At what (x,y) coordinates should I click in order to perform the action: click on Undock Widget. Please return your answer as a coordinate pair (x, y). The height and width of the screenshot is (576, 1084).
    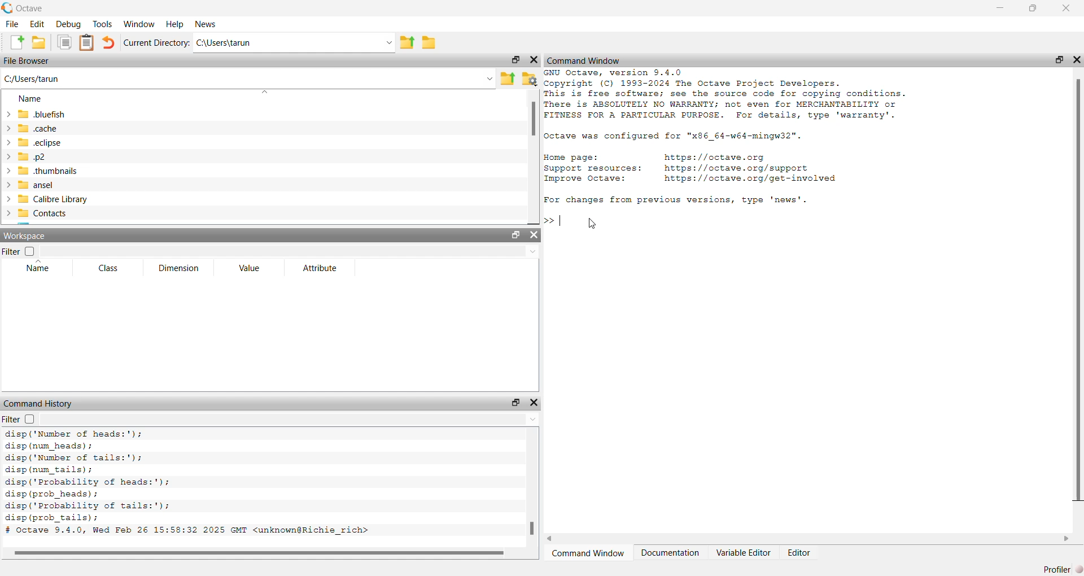
    Looking at the image, I should click on (1059, 60).